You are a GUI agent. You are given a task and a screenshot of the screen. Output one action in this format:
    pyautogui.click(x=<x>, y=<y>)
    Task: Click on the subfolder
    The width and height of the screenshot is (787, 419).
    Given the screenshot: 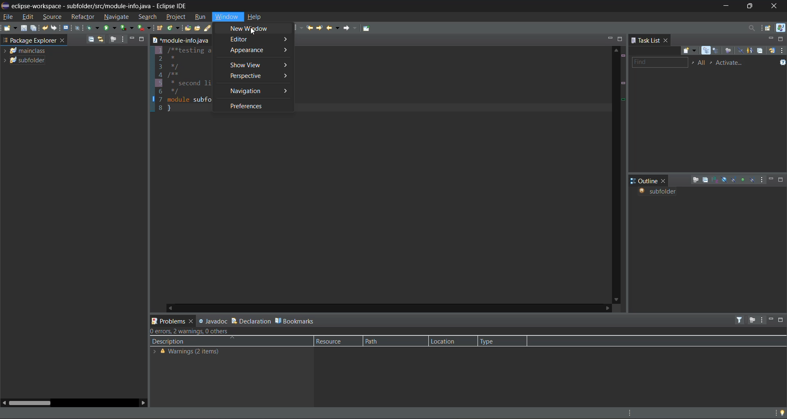 What is the action you would take?
    pyautogui.click(x=662, y=192)
    